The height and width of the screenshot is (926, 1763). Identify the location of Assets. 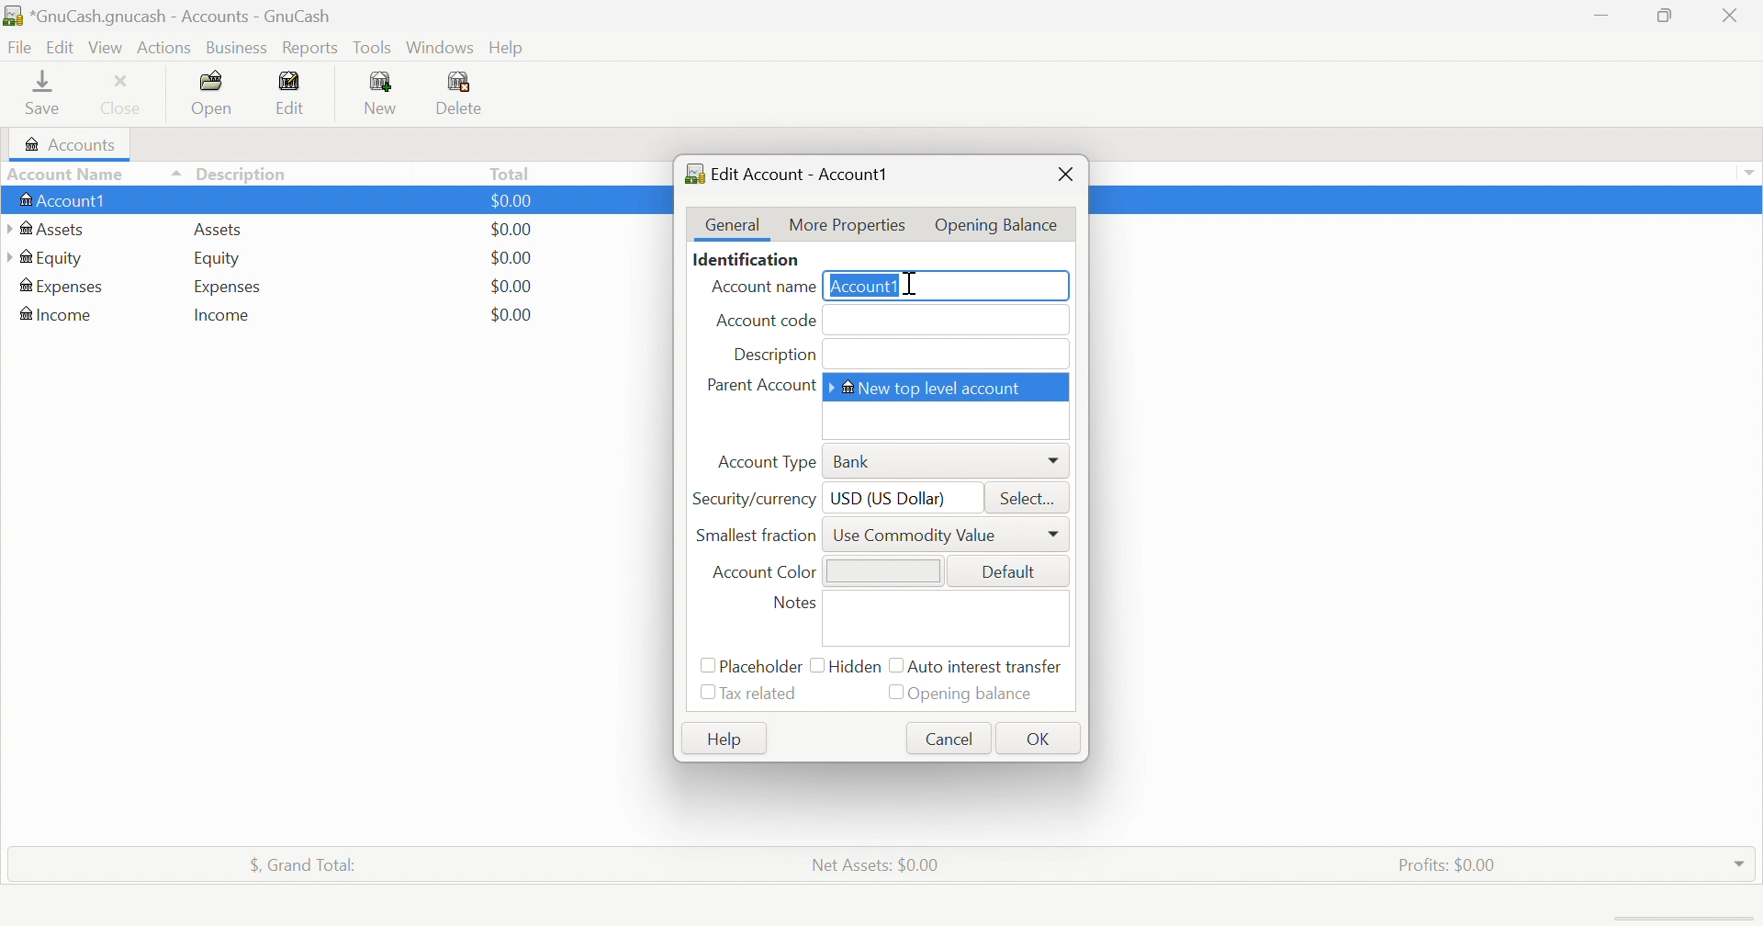
(51, 231).